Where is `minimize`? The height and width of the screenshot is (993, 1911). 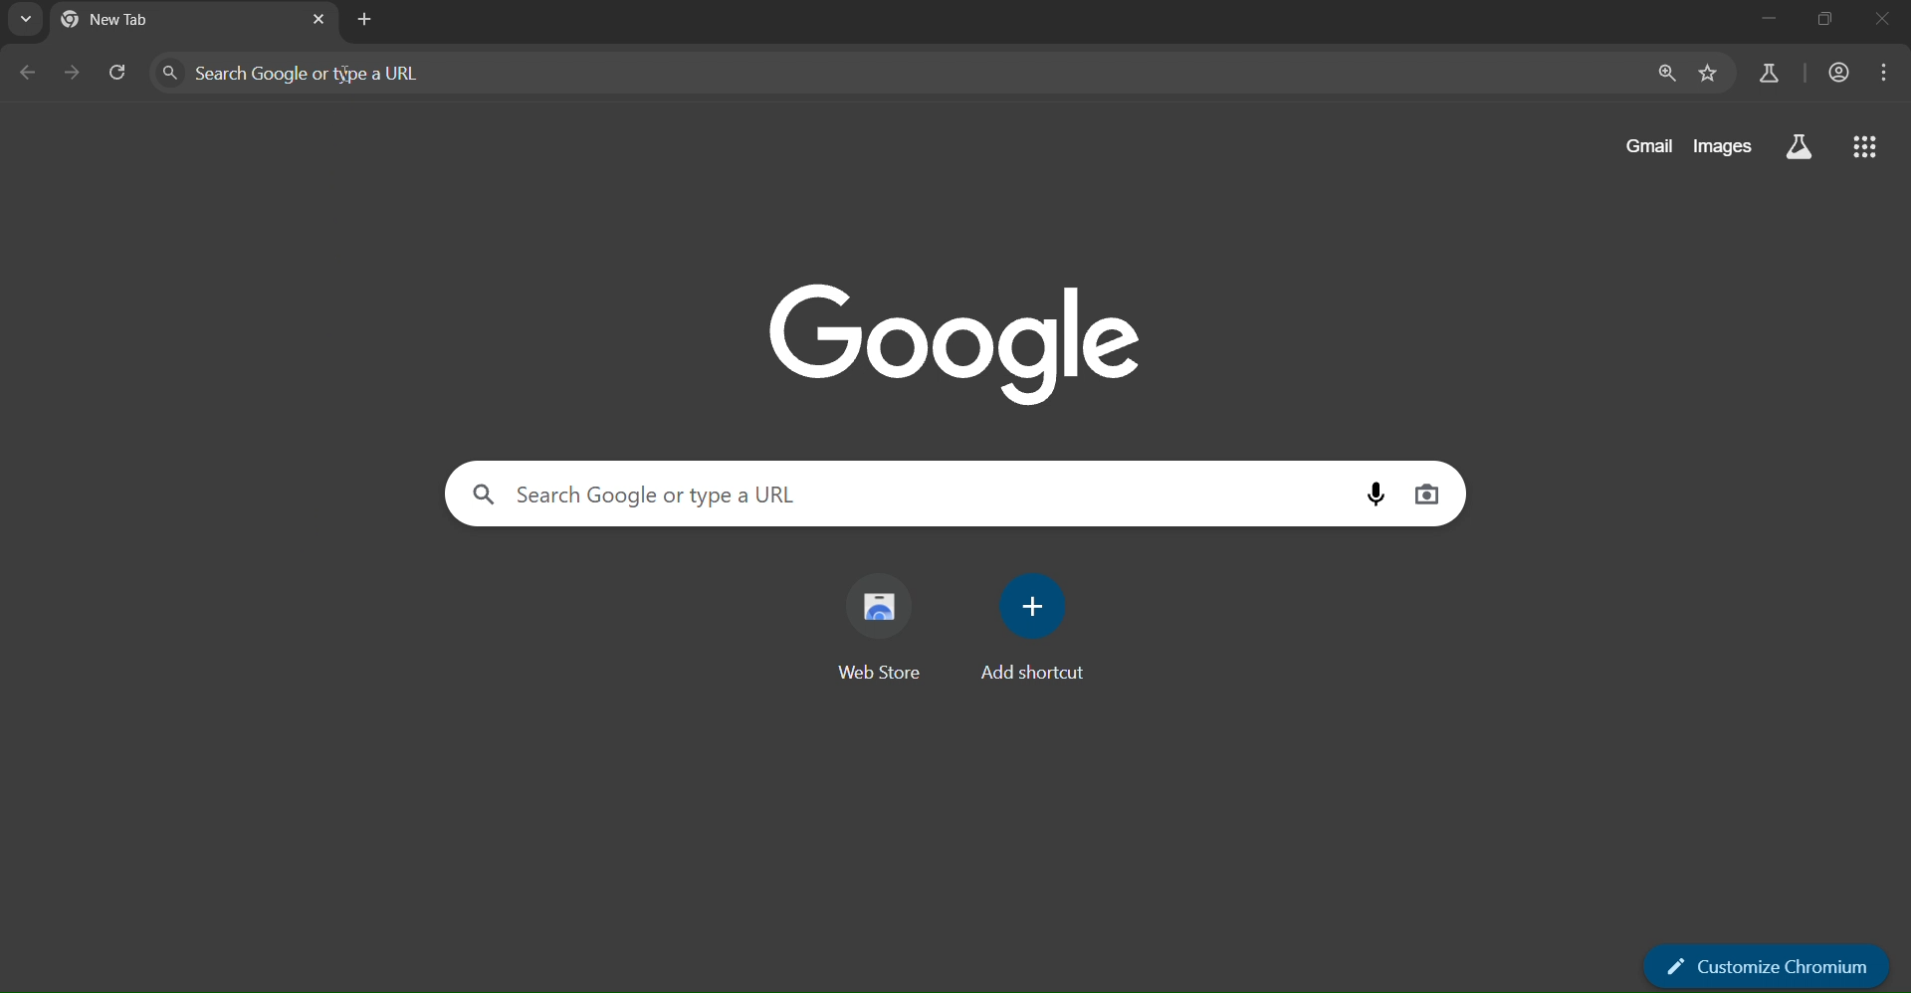 minimize is located at coordinates (1773, 19).